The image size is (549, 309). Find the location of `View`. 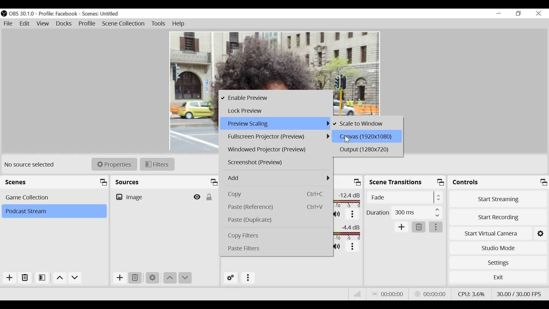

View is located at coordinates (43, 24).